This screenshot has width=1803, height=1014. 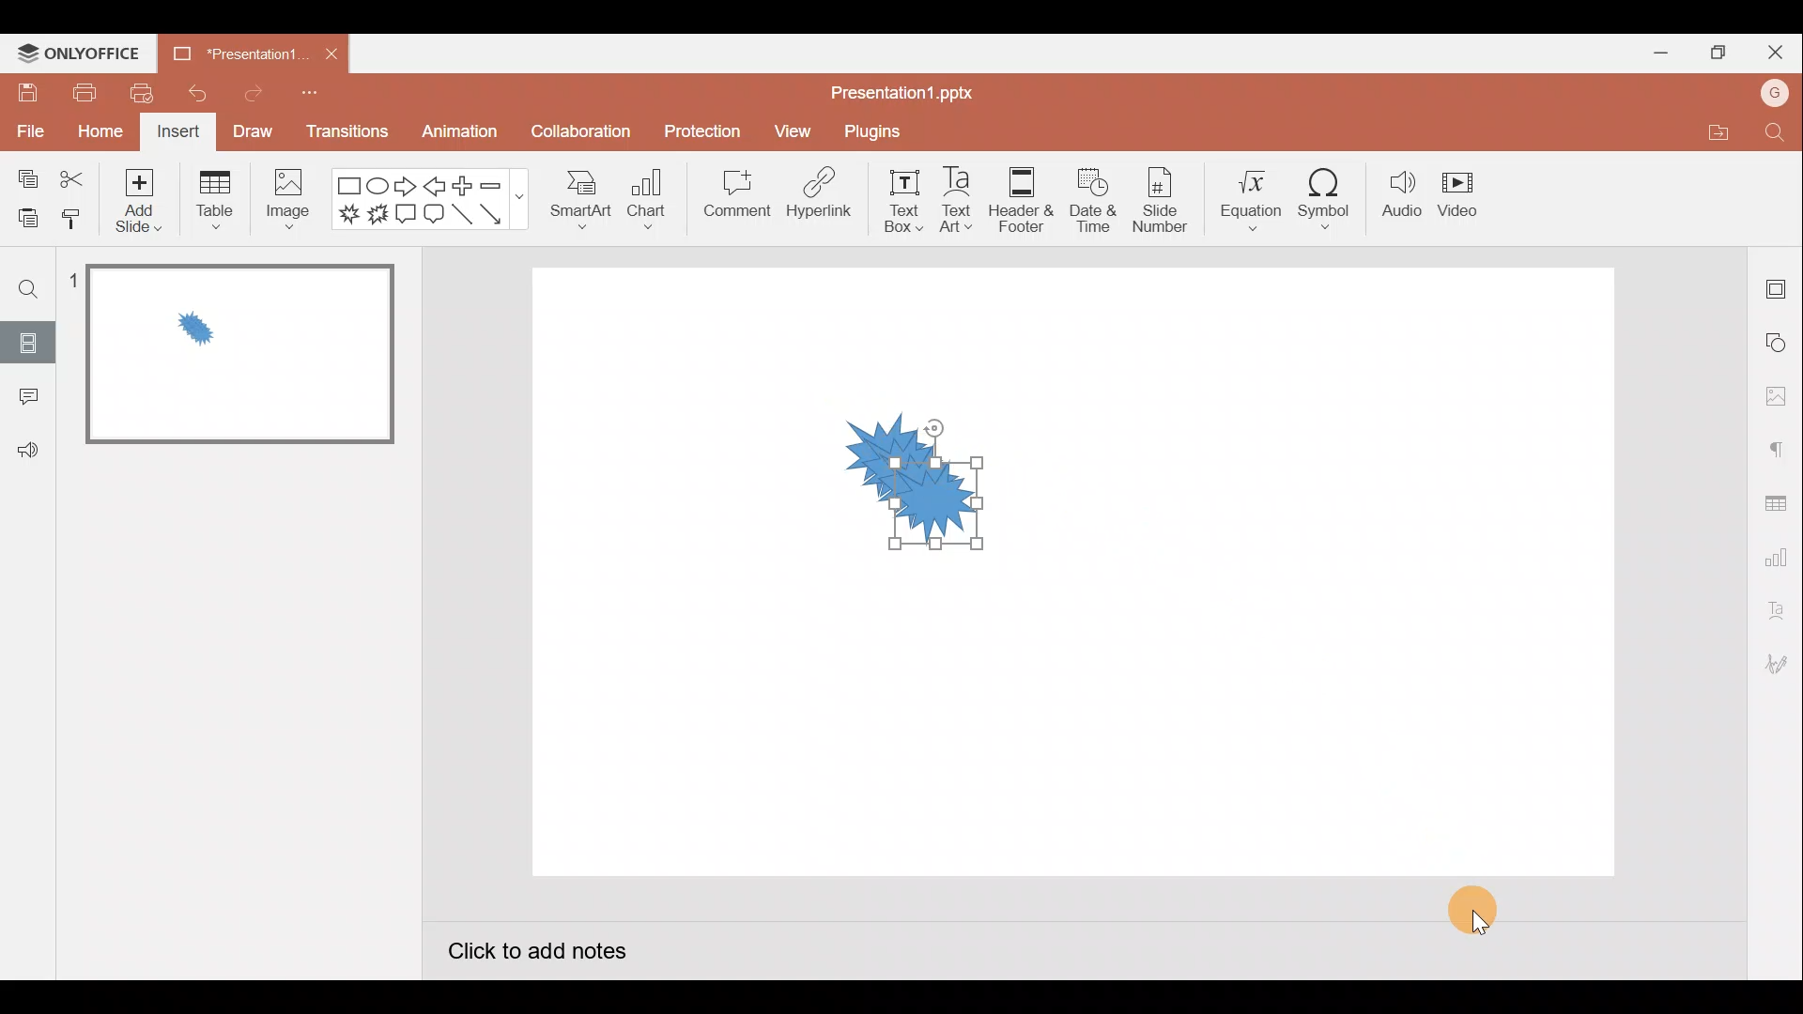 I want to click on Rectangular callout, so click(x=408, y=217).